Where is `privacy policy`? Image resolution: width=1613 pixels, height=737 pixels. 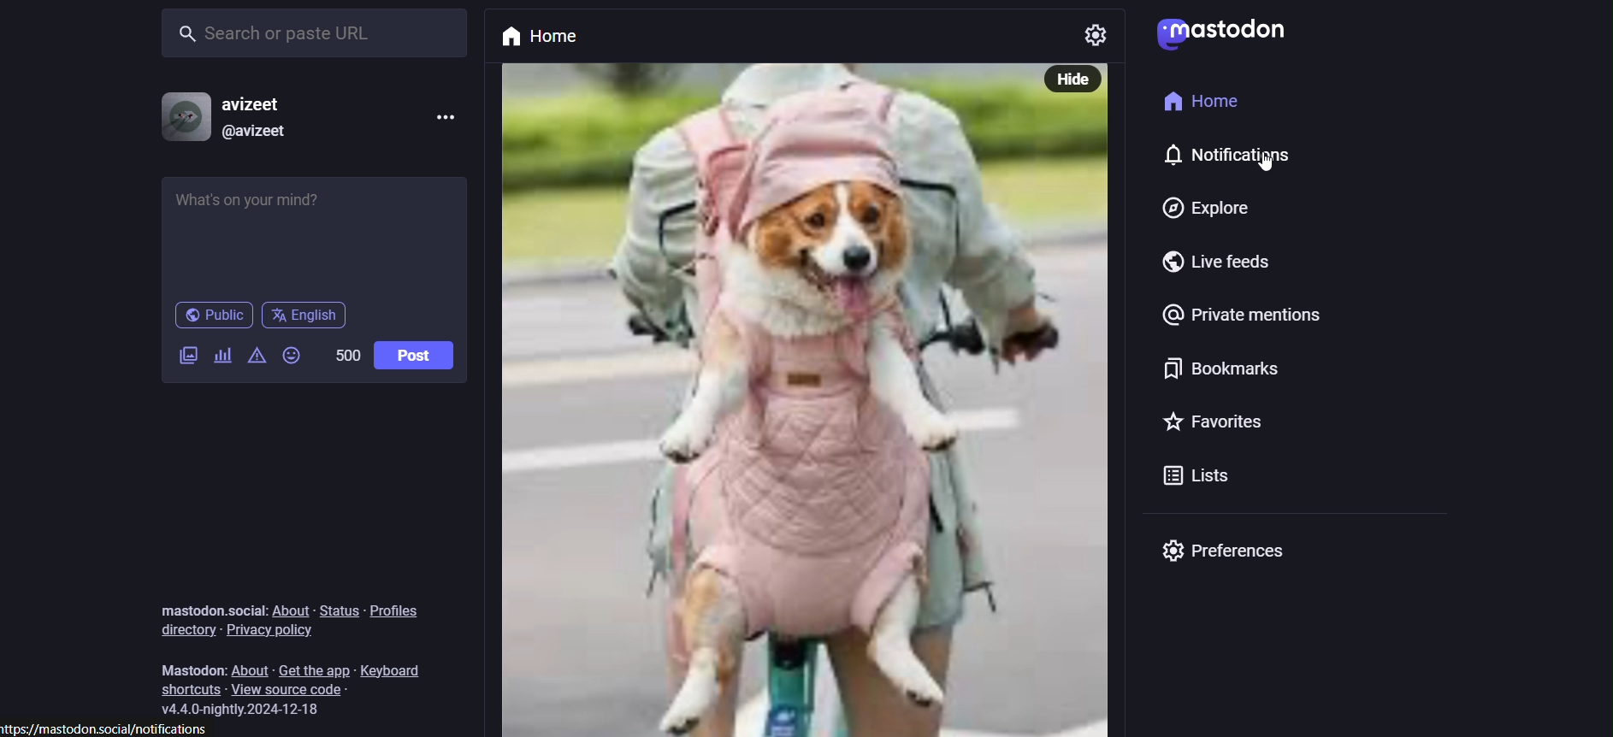
privacy policy is located at coordinates (274, 631).